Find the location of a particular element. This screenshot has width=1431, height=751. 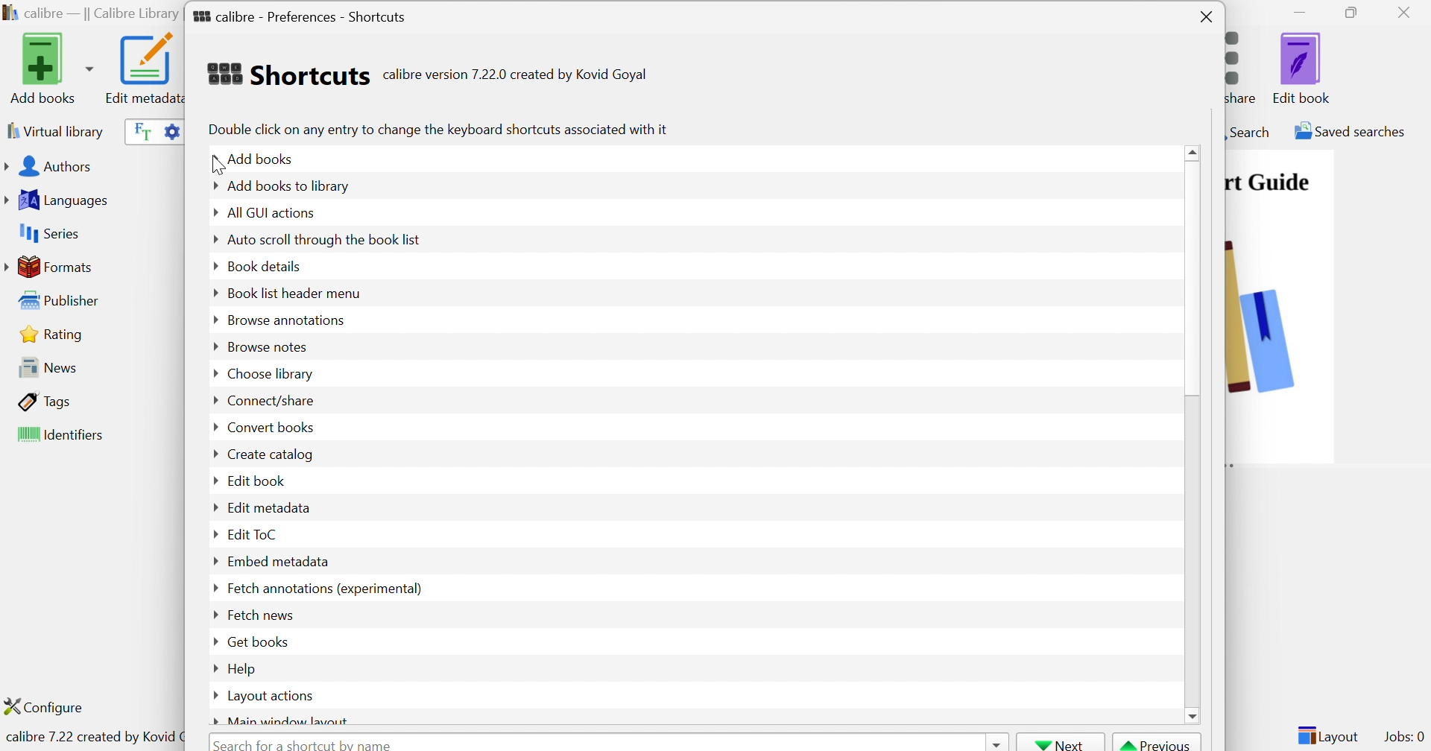

Drop Down is located at coordinates (213, 536).